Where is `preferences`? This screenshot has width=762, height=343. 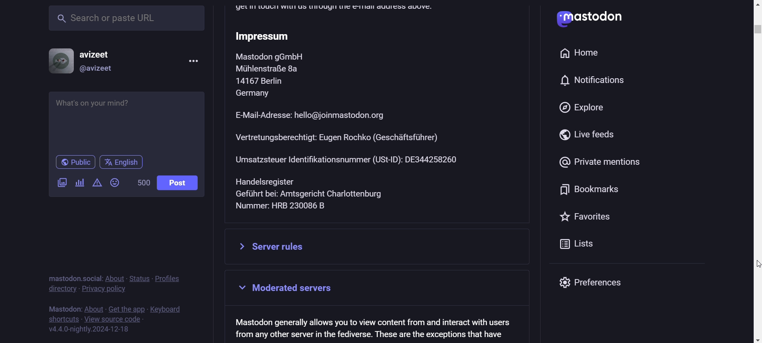 preferences is located at coordinates (601, 284).